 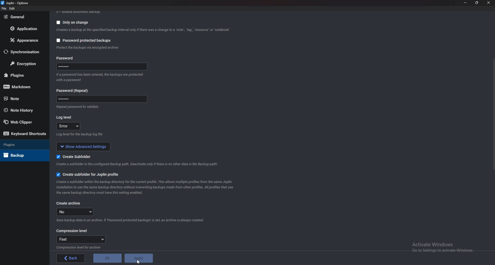 I want to click on password, so click(x=66, y=58).